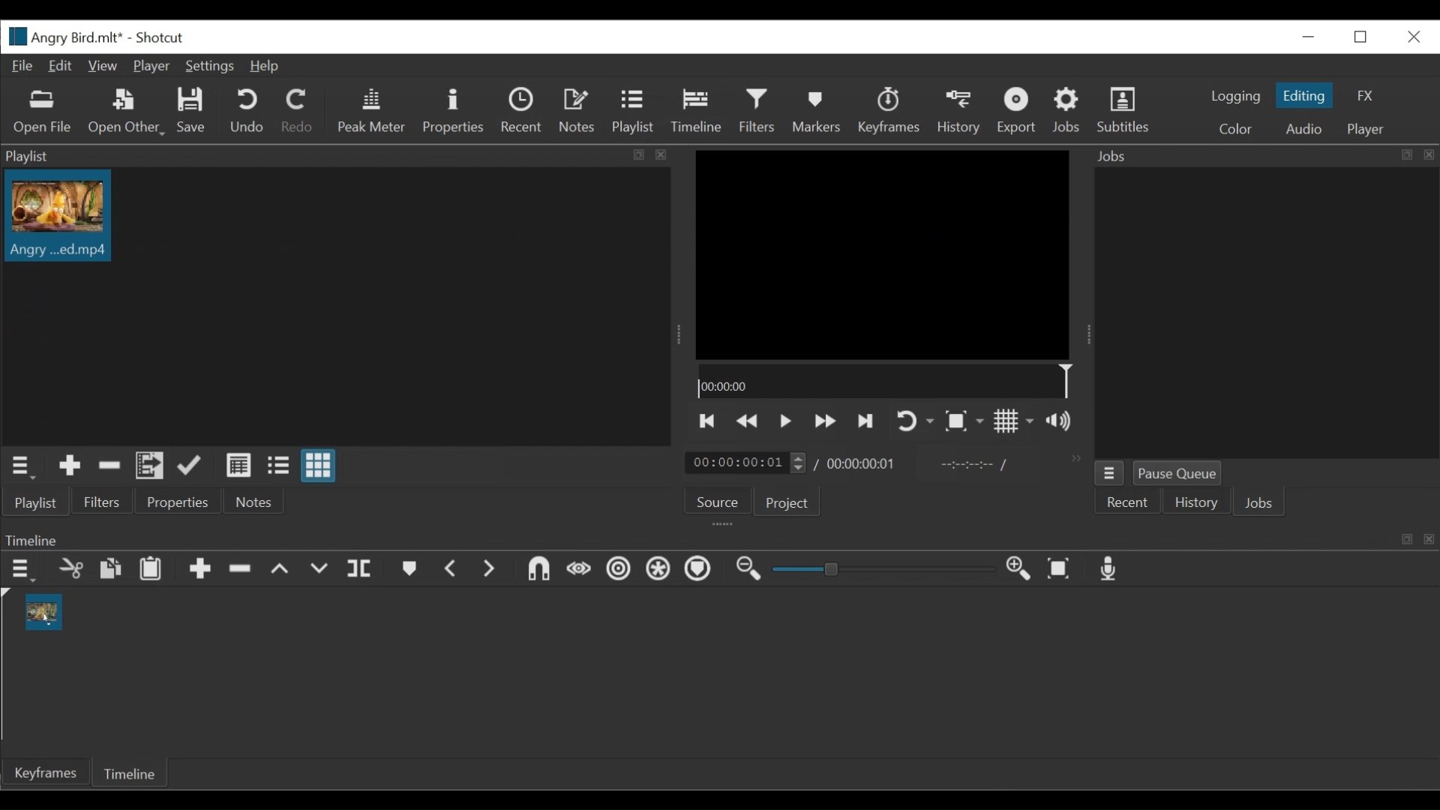 The width and height of the screenshot is (1440, 810). What do you see at coordinates (1109, 569) in the screenshot?
I see `Record audio` at bounding box center [1109, 569].